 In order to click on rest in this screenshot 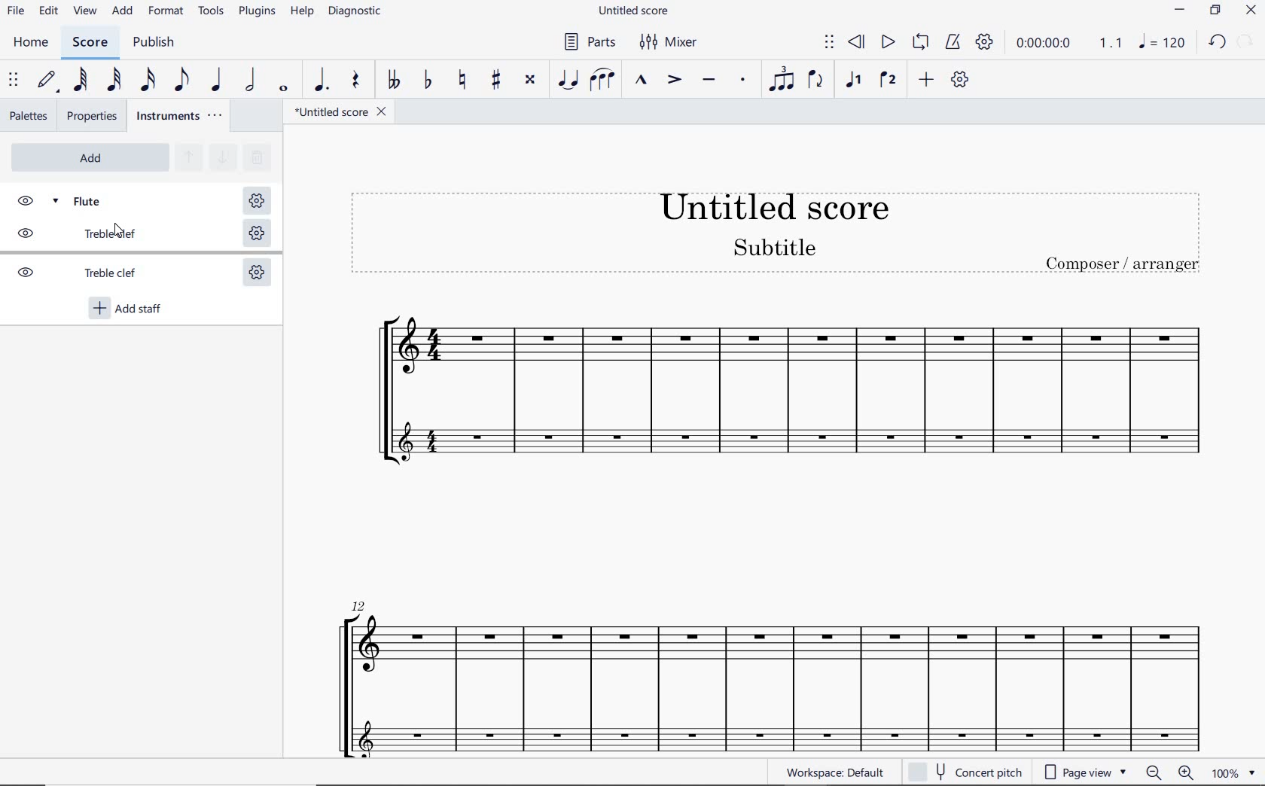, I will do `click(354, 83)`.